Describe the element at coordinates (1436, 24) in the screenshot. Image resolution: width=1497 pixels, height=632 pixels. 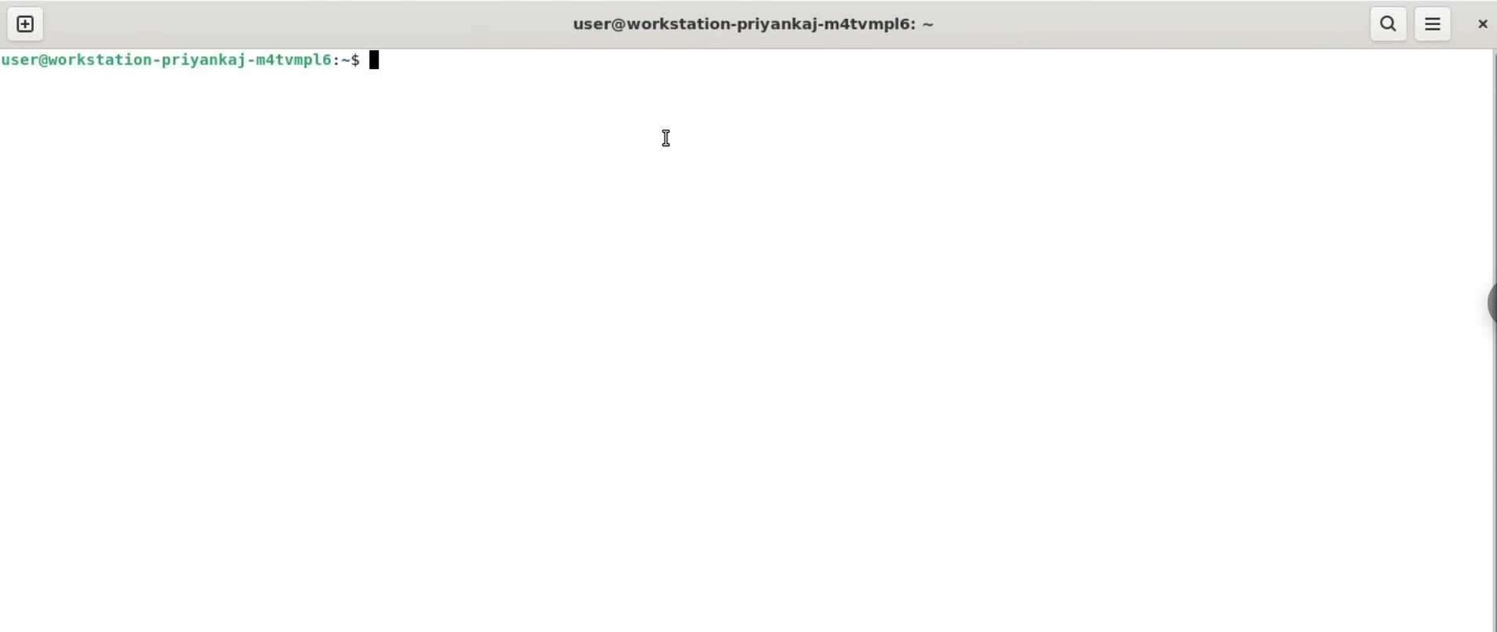
I see `menu` at that location.